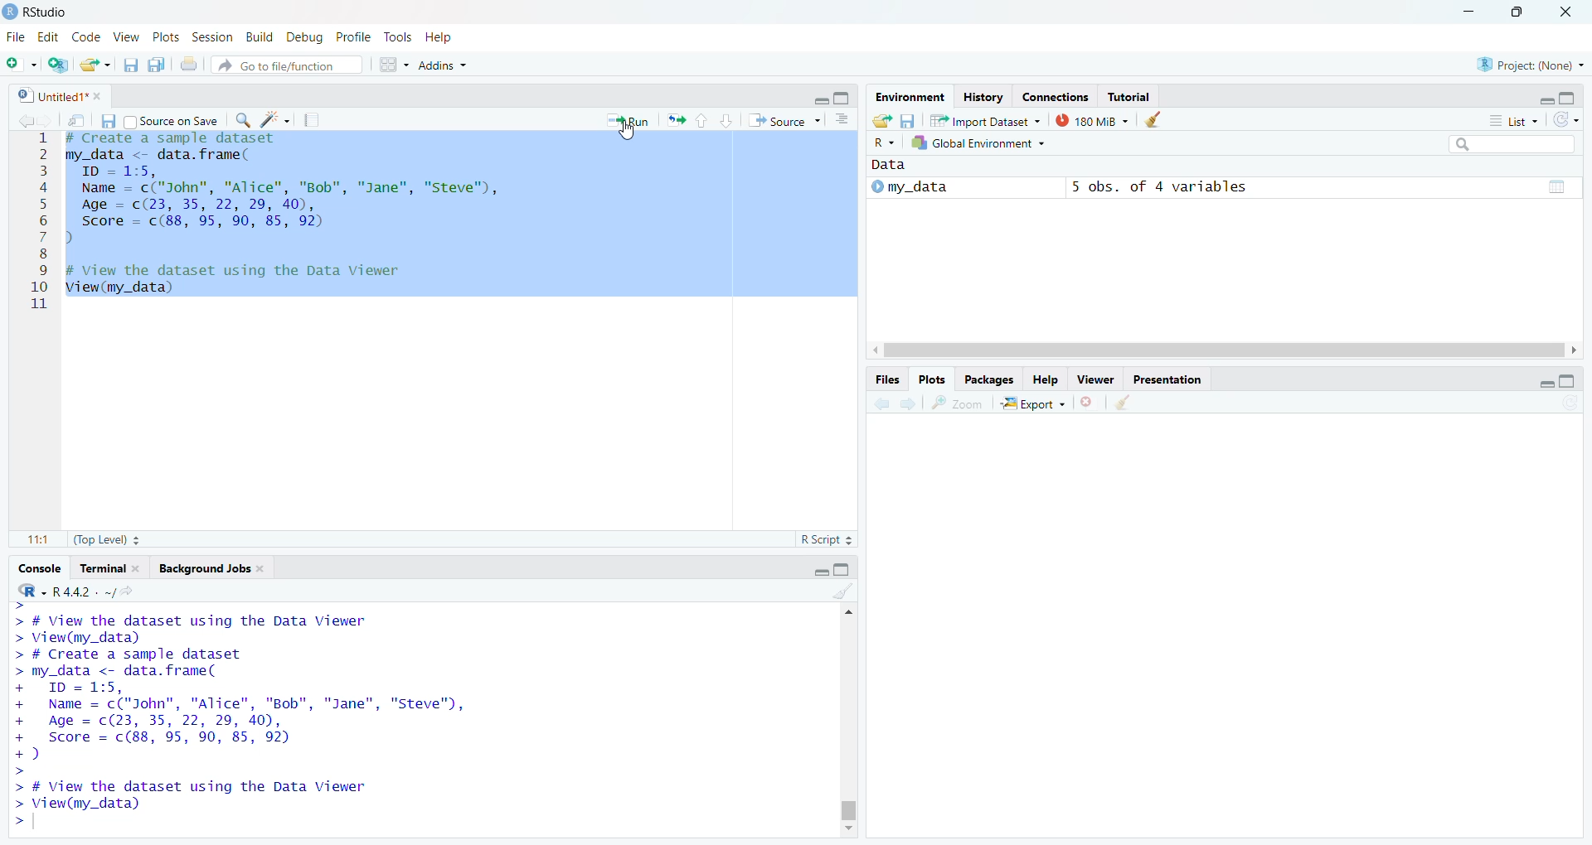 This screenshot has height=845, width=1592. What do you see at coordinates (16, 39) in the screenshot?
I see `file` at bounding box center [16, 39].